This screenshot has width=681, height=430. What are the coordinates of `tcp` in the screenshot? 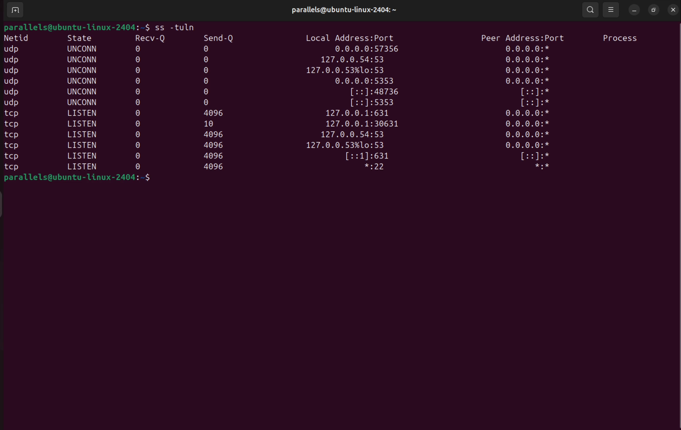 It's located at (12, 168).